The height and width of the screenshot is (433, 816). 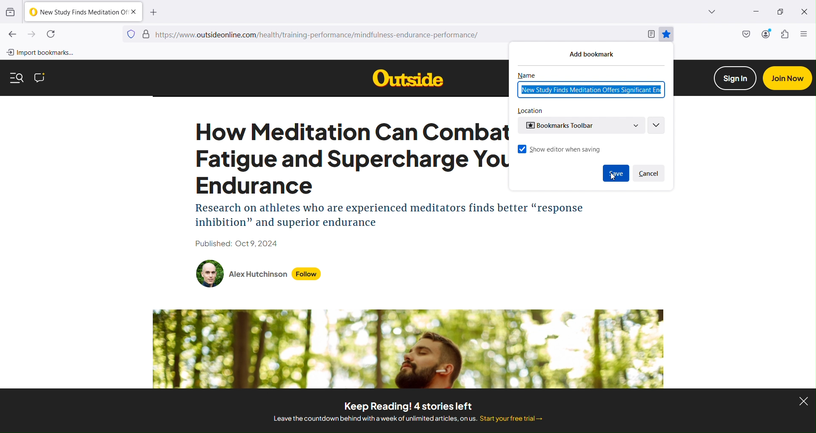 What do you see at coordinates (17, 78) in the screenshot?
I see `Search for more content` at bounding box center [17, 78].